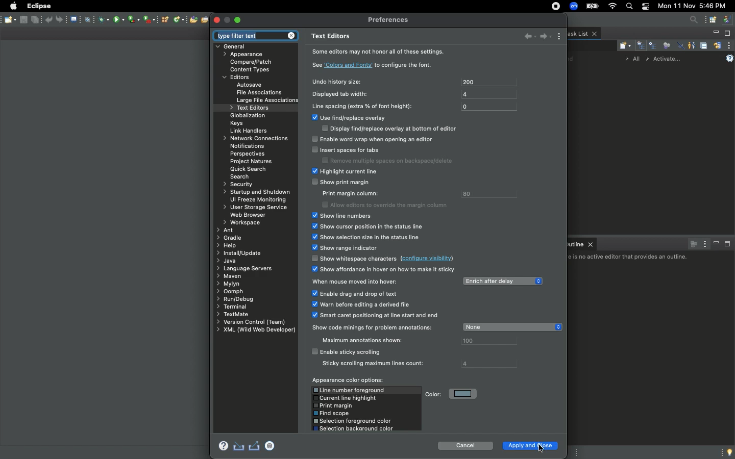 The width and height of the screenshot is (735, 459). Describe the element at coordinates (249, 168) in the screenshot. I see `Quick search` at that location.